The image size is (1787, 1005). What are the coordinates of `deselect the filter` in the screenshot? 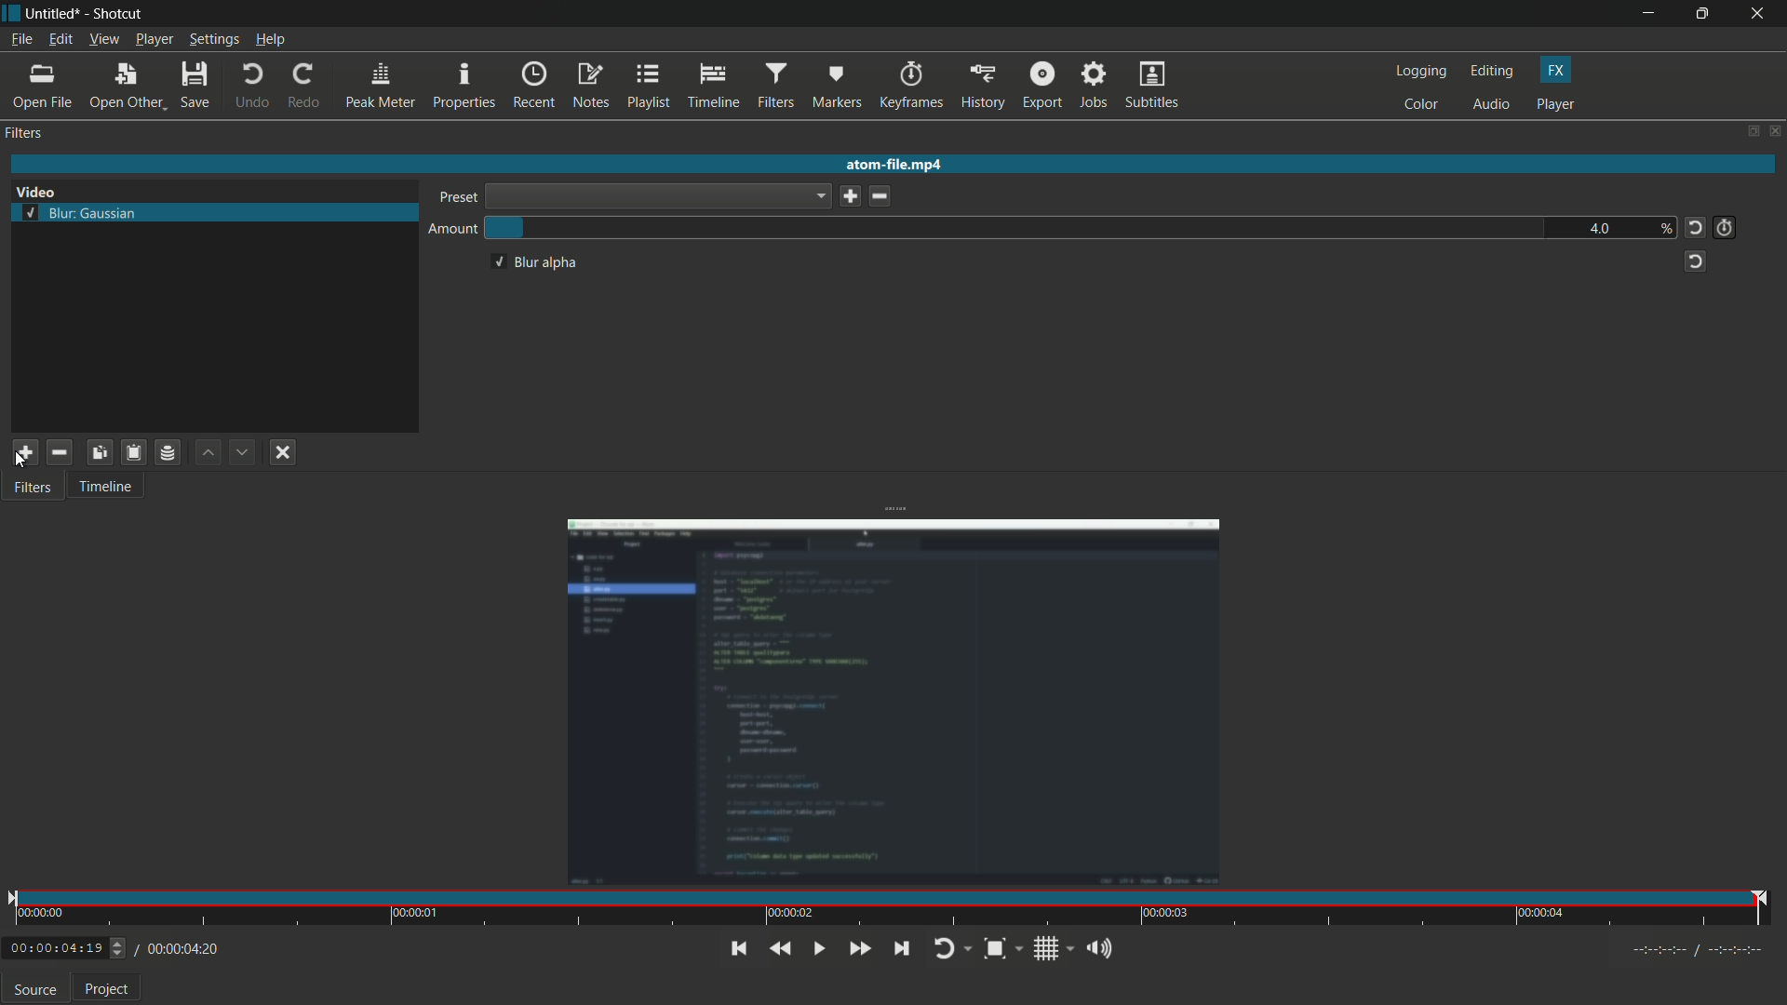 It's located at (283, 454).